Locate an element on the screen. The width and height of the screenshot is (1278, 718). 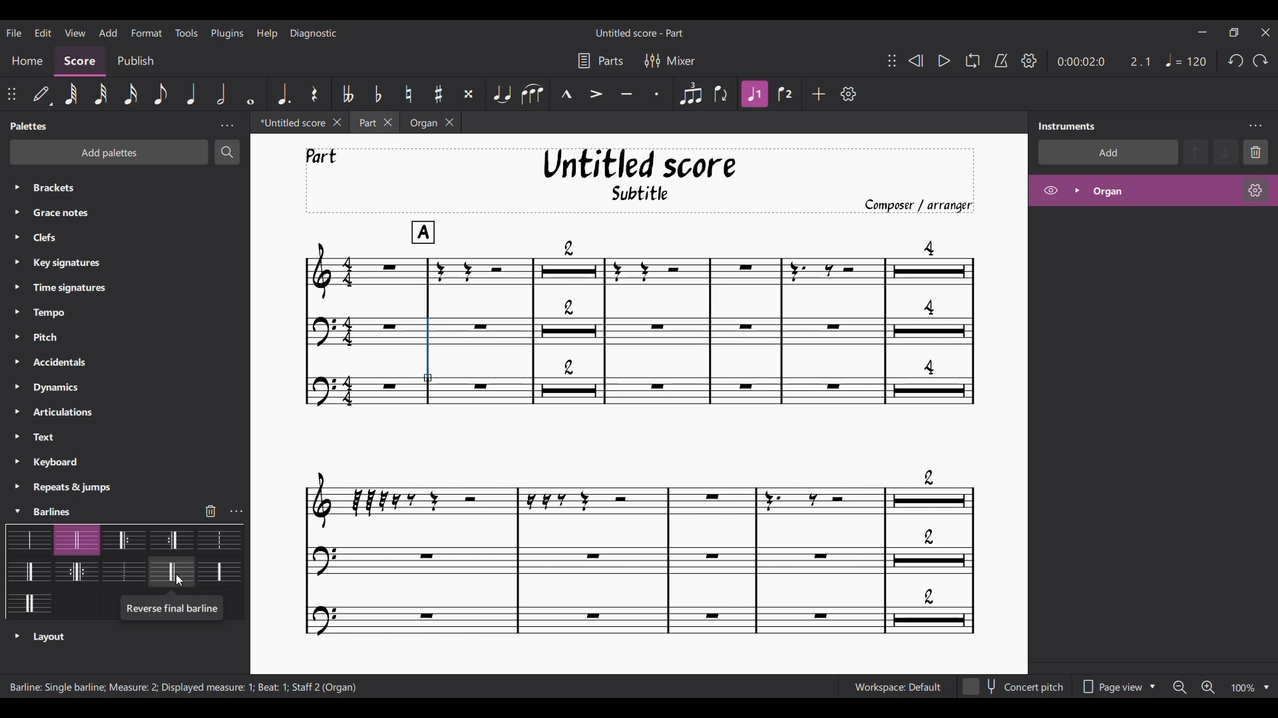
Tools menu is located at coordinates (187, 33).